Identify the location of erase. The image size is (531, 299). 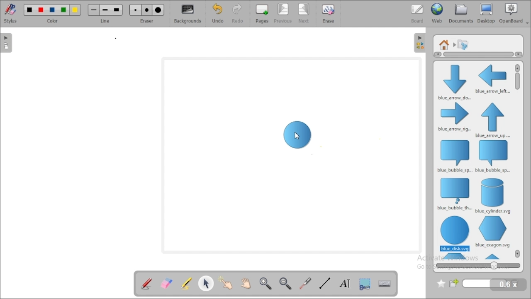
(329, 13).